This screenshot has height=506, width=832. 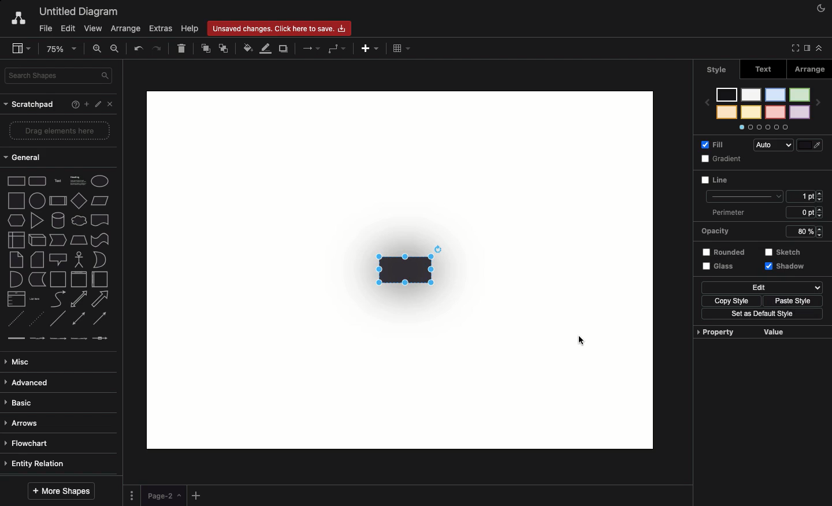 I want to click on Duplicate, so click(x=284, y=49).